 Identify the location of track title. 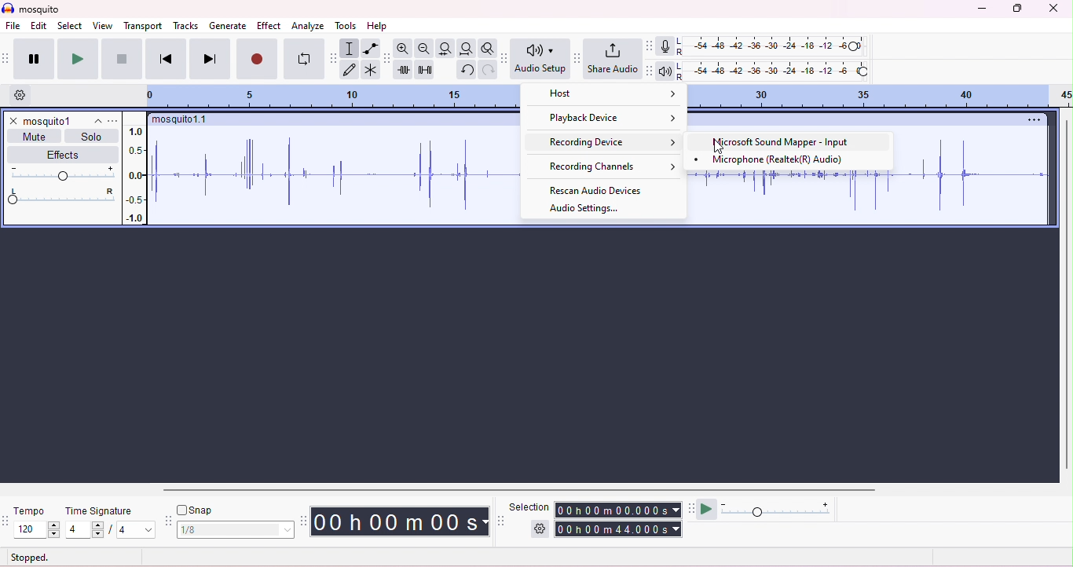
(62, 121).